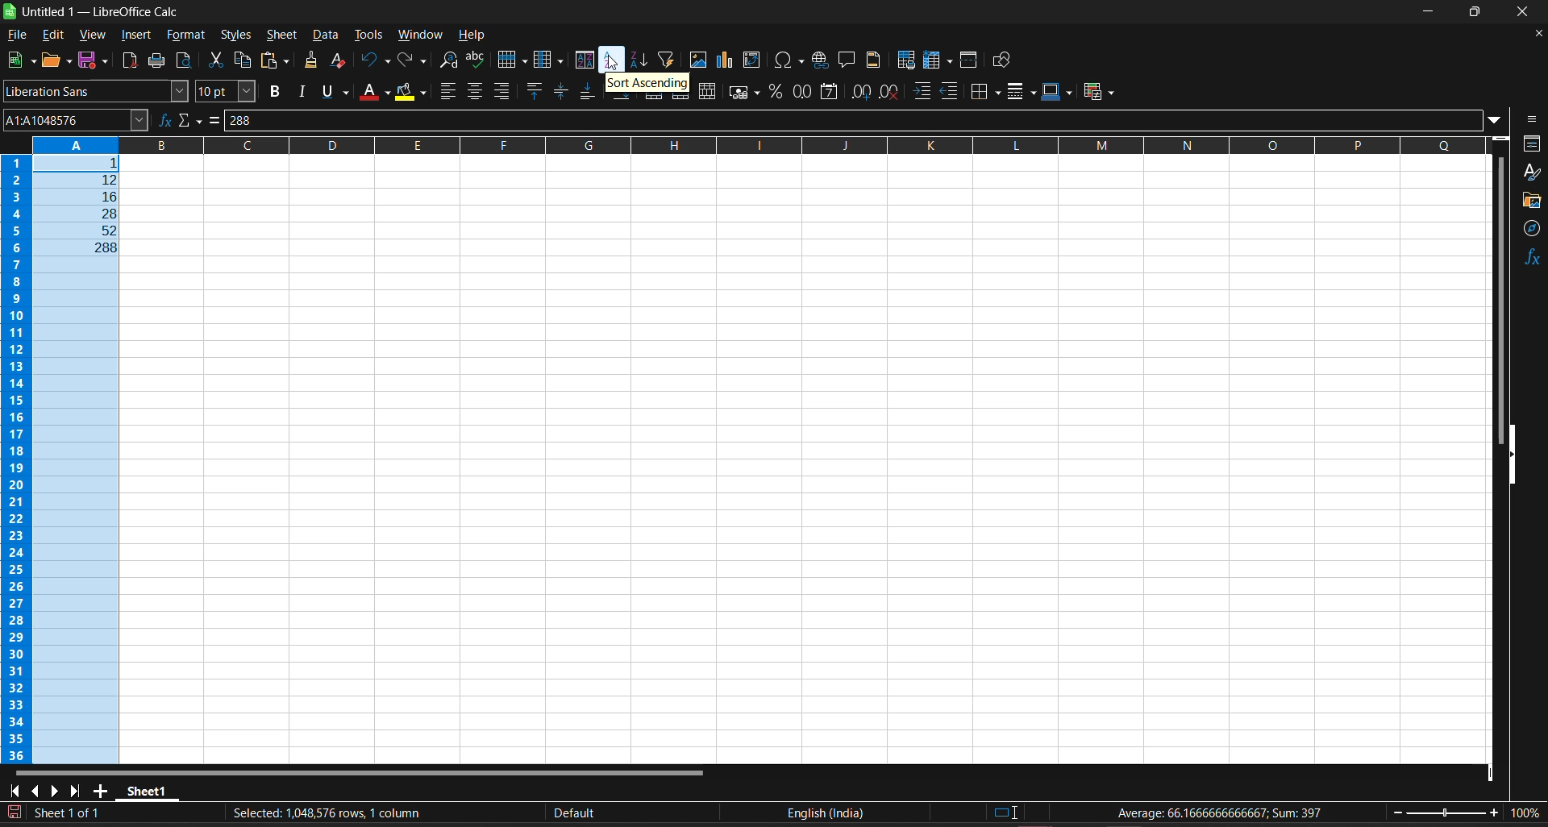 The height and width of the screenshot is (827, 1548). I want to click on functions, so click(1533, 259).